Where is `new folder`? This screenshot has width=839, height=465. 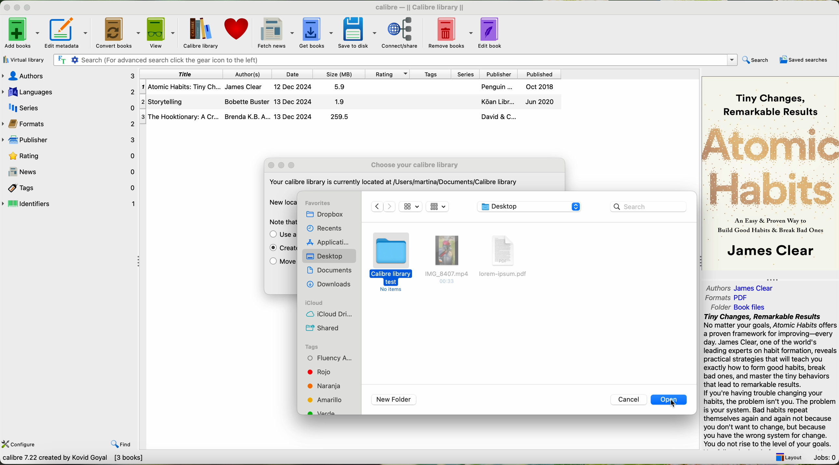 new folder is located at coordinates (394, 400).